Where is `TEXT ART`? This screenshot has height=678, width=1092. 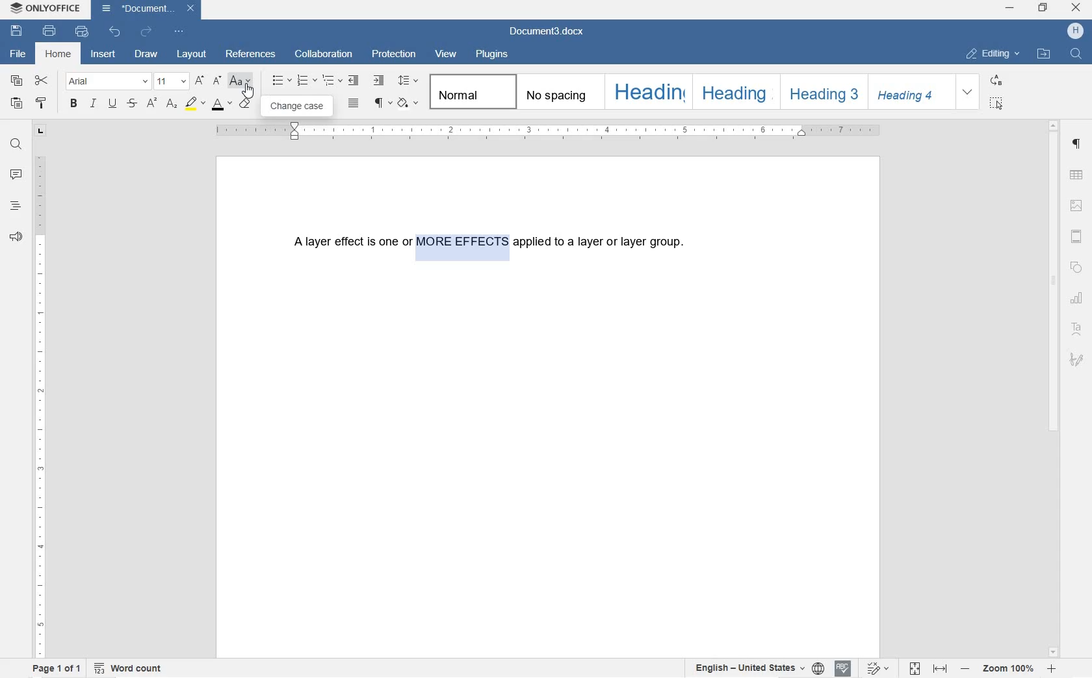 TEXT ART is located at coordinates (1078, 328).